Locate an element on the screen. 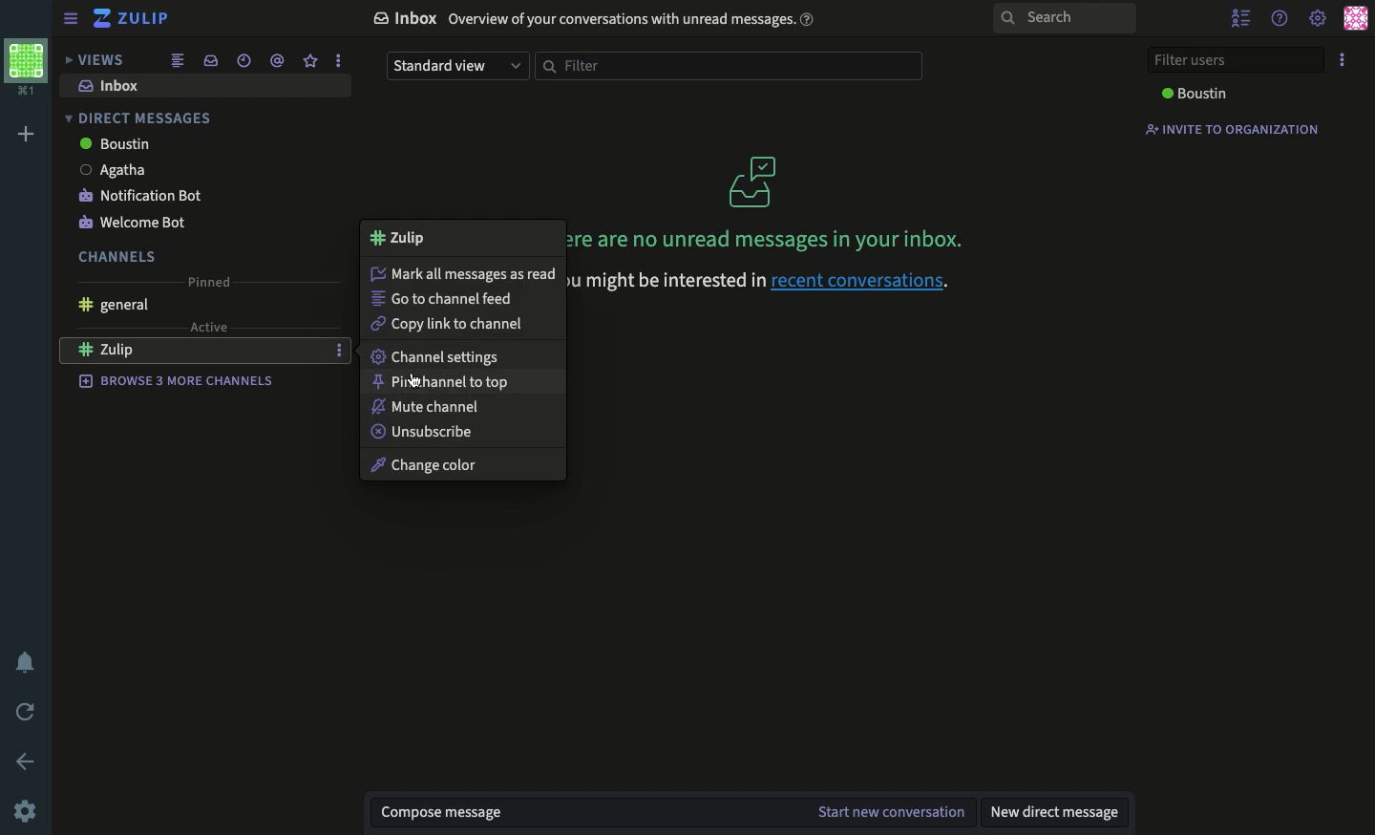 This screenshot has width=1375, height=835. mark all messages as read is located at coordinates (466, 273).